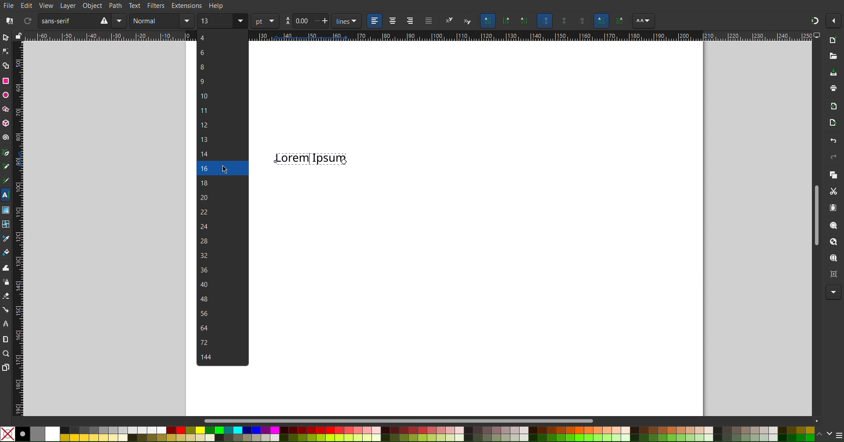 This screenshot has width=844, height=442. Describe the element at coordinates (18, 35) in the screenshot. I see `lock` at that location.